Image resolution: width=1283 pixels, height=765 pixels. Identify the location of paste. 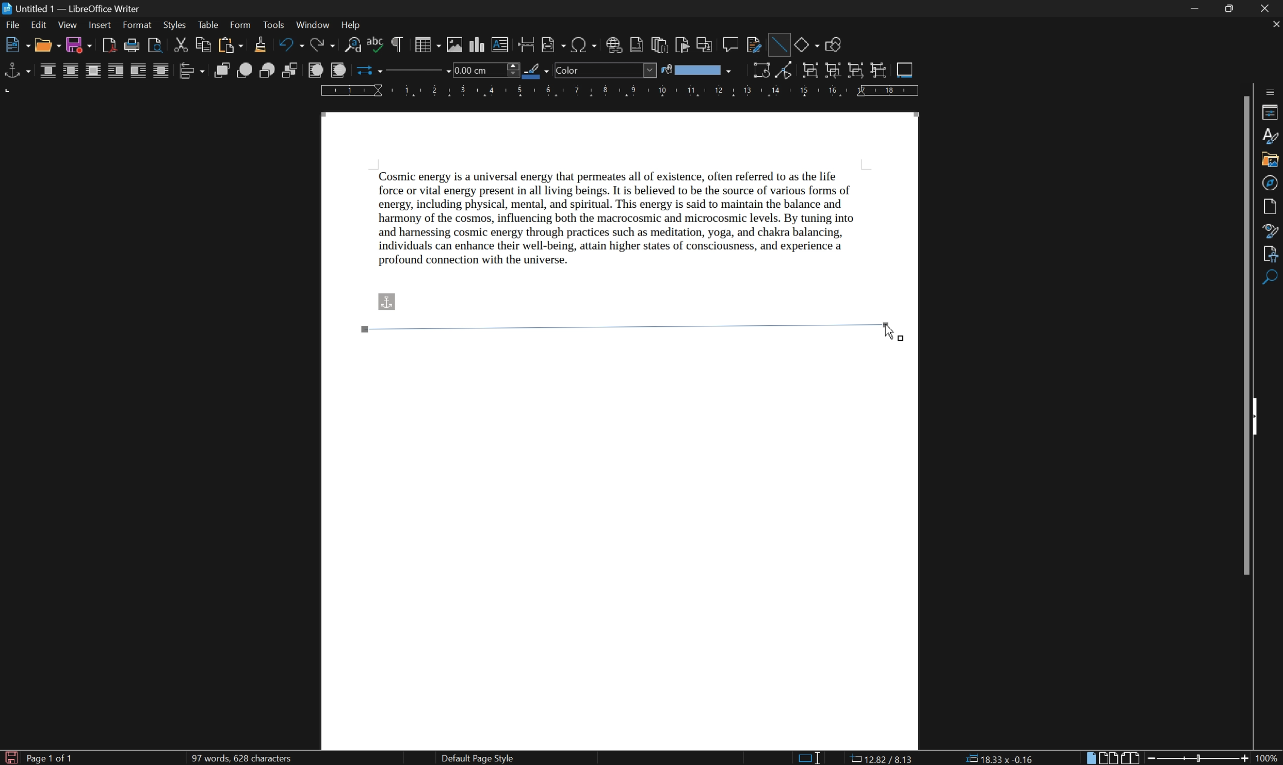
(229, 45).